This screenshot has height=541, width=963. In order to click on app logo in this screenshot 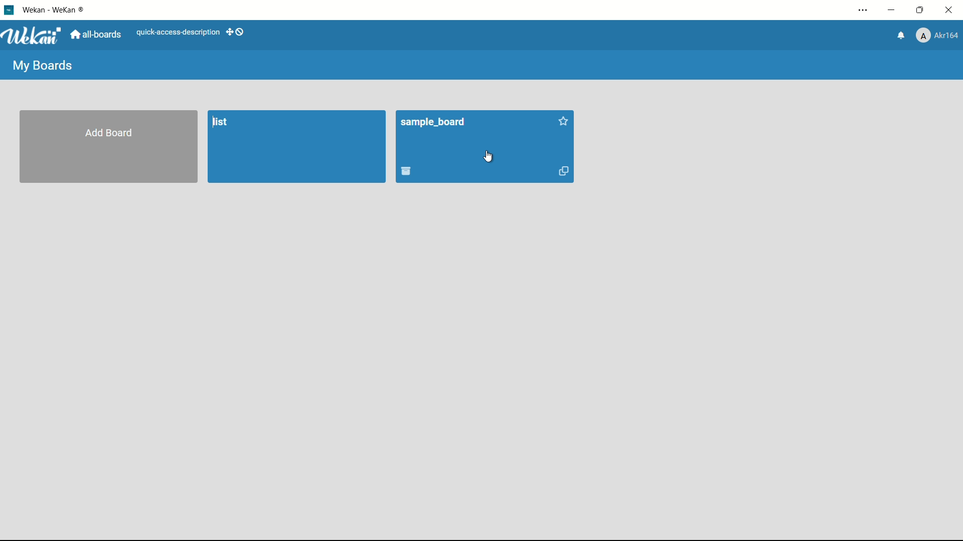, I will do `click(35, 36)`.